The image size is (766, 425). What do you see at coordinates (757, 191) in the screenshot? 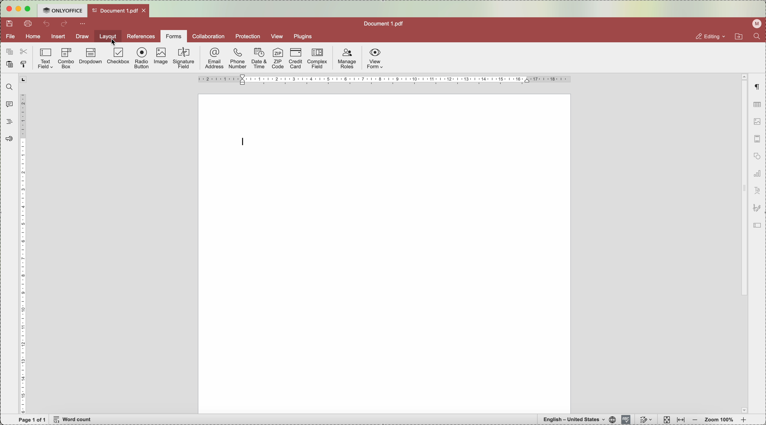
I see `text art settings` at bounding box center [757, 191].